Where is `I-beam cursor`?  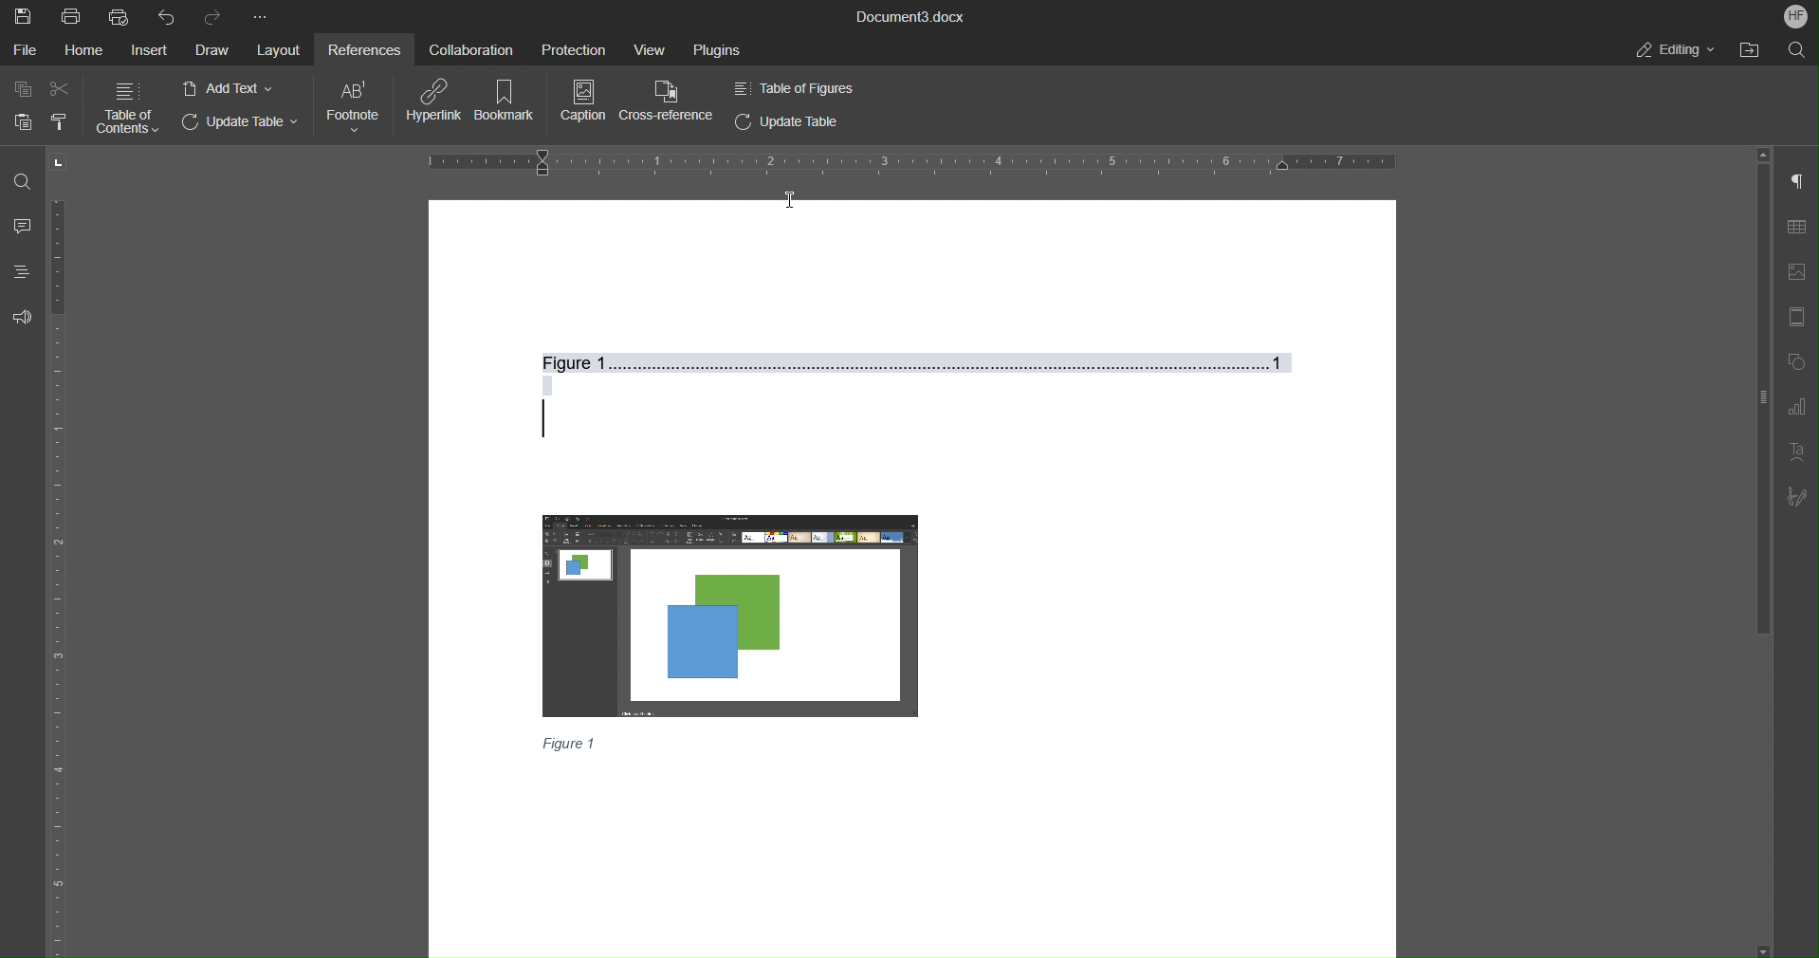
I-beam cursor is located at coordinates (792, 204).